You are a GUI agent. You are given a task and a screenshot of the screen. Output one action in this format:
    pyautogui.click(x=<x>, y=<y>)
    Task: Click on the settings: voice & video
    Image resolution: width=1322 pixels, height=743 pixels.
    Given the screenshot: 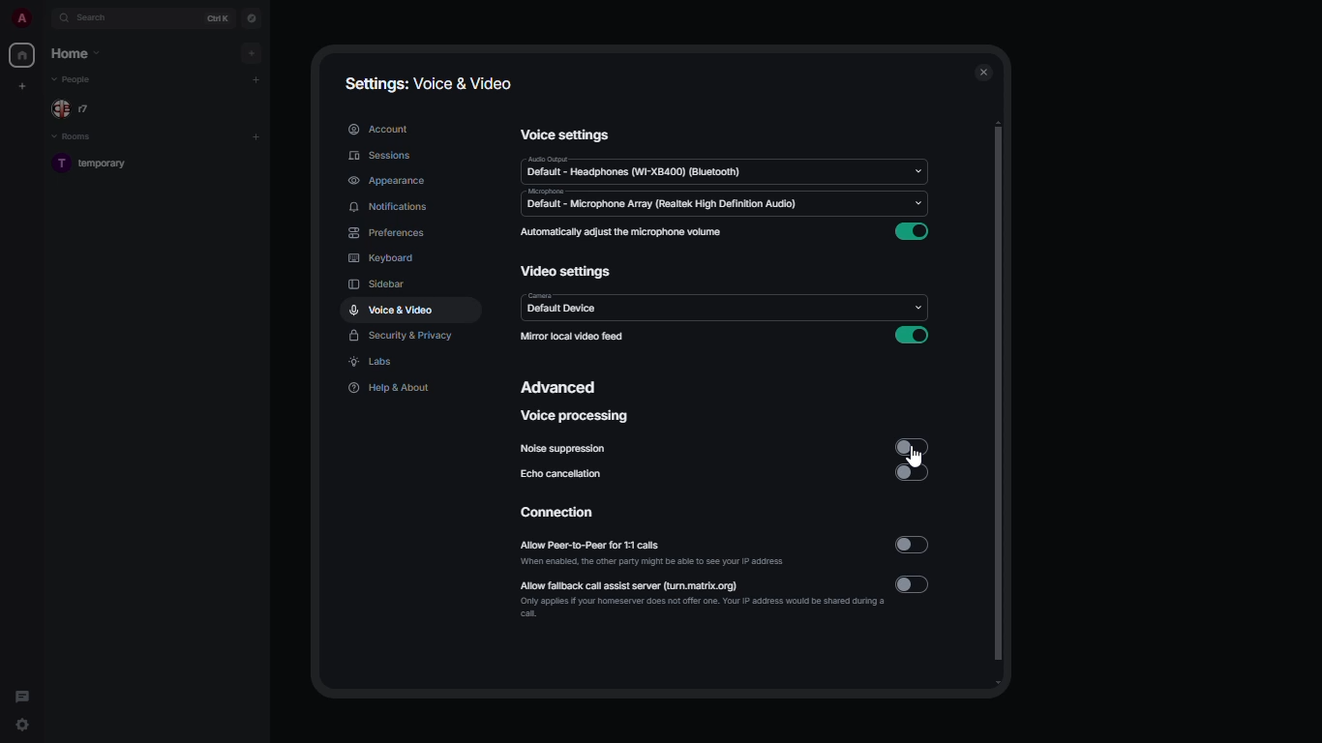 What is the action you would take?
    pyautogui.click(x=428, y=84)
    